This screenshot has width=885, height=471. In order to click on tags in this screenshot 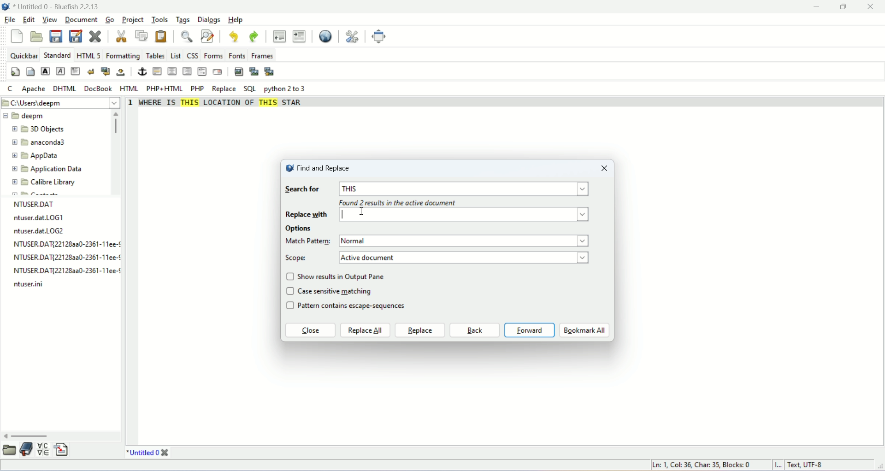, I will do `click(182, 20)`.